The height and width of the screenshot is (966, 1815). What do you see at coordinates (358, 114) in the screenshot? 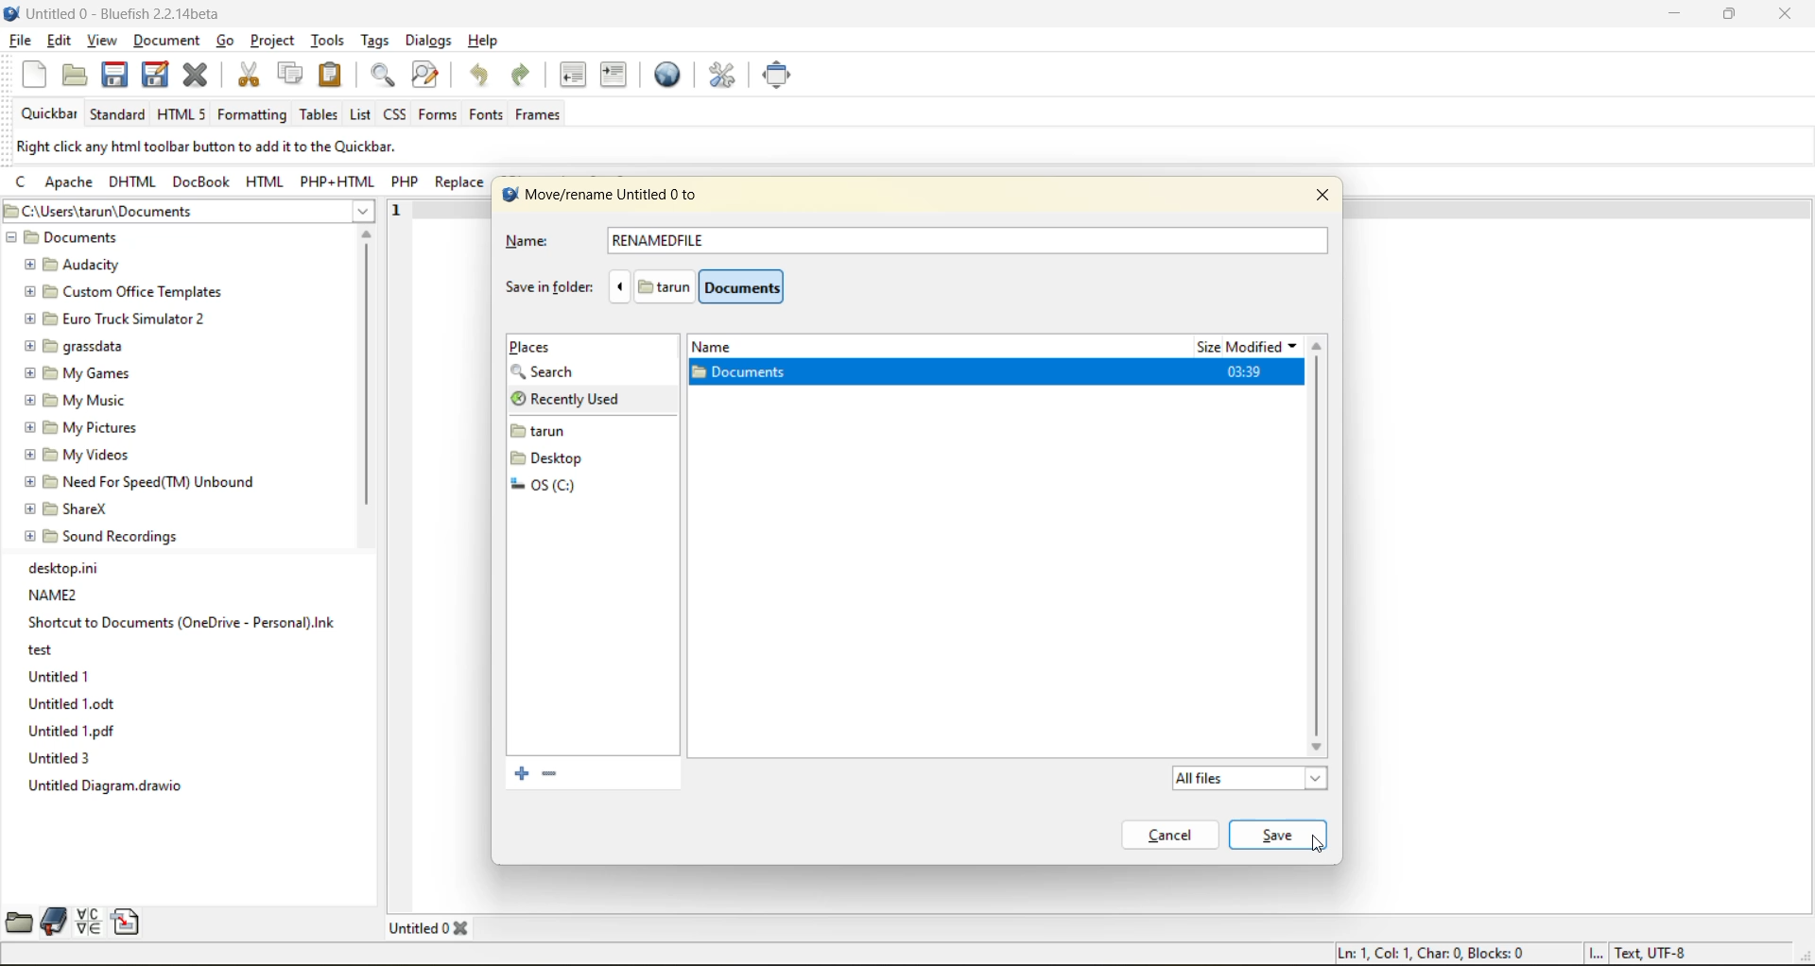
I see `list` at bounding box center [358, 114].